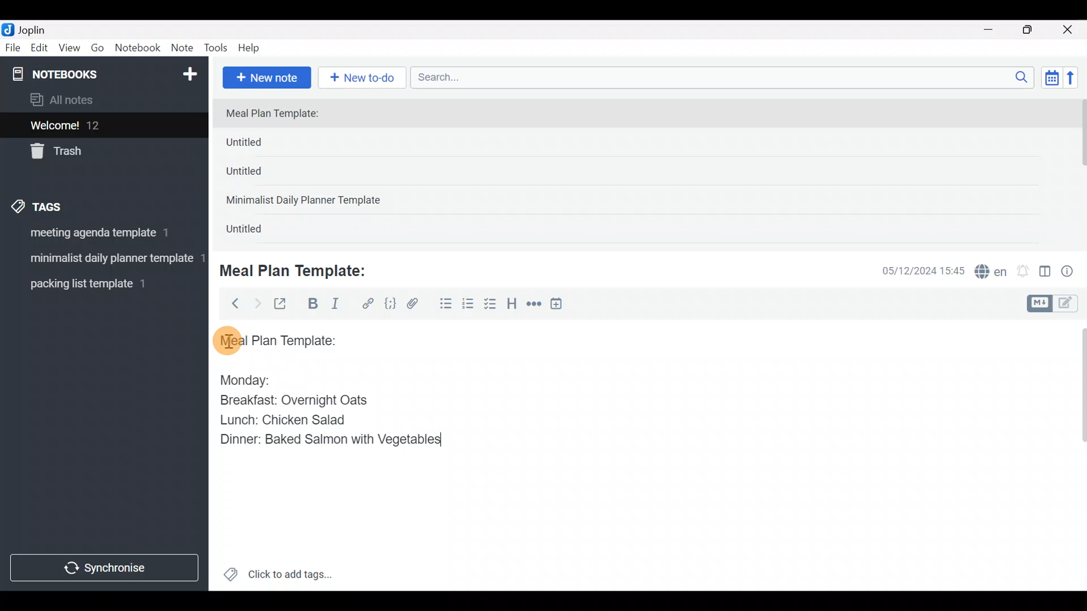 Image resolution: width=1087 pixels, height=611 pixels. Describe the element at coordinates (40, 50) in the screenshot. I see `Edit` at that location.